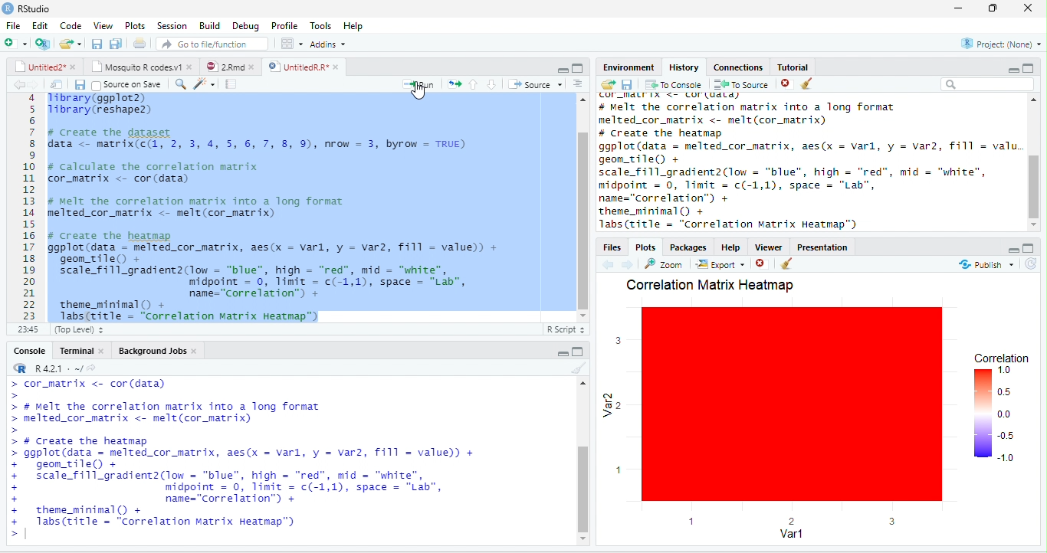 The height and width of the screenshot is (553, 1047). Describe the element at coordinates (75, 84) in the screenshot. I see `save` at that location.